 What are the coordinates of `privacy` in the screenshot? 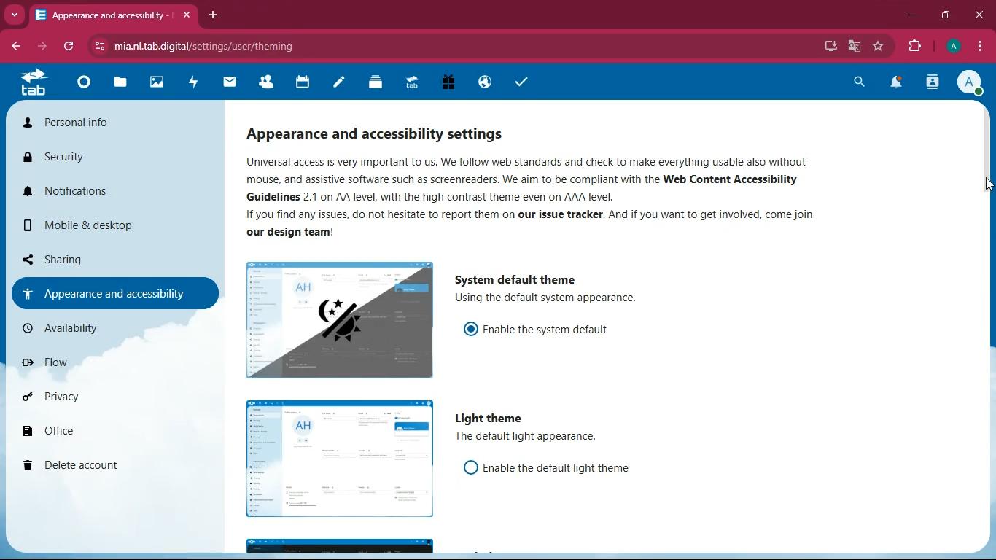 It's located at (80, 396).